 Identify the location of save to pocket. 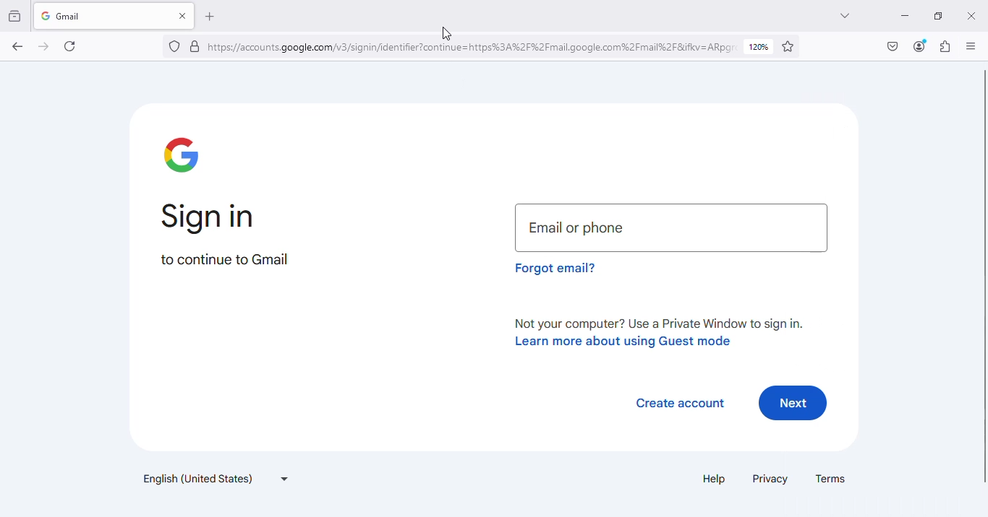
(893, 46).